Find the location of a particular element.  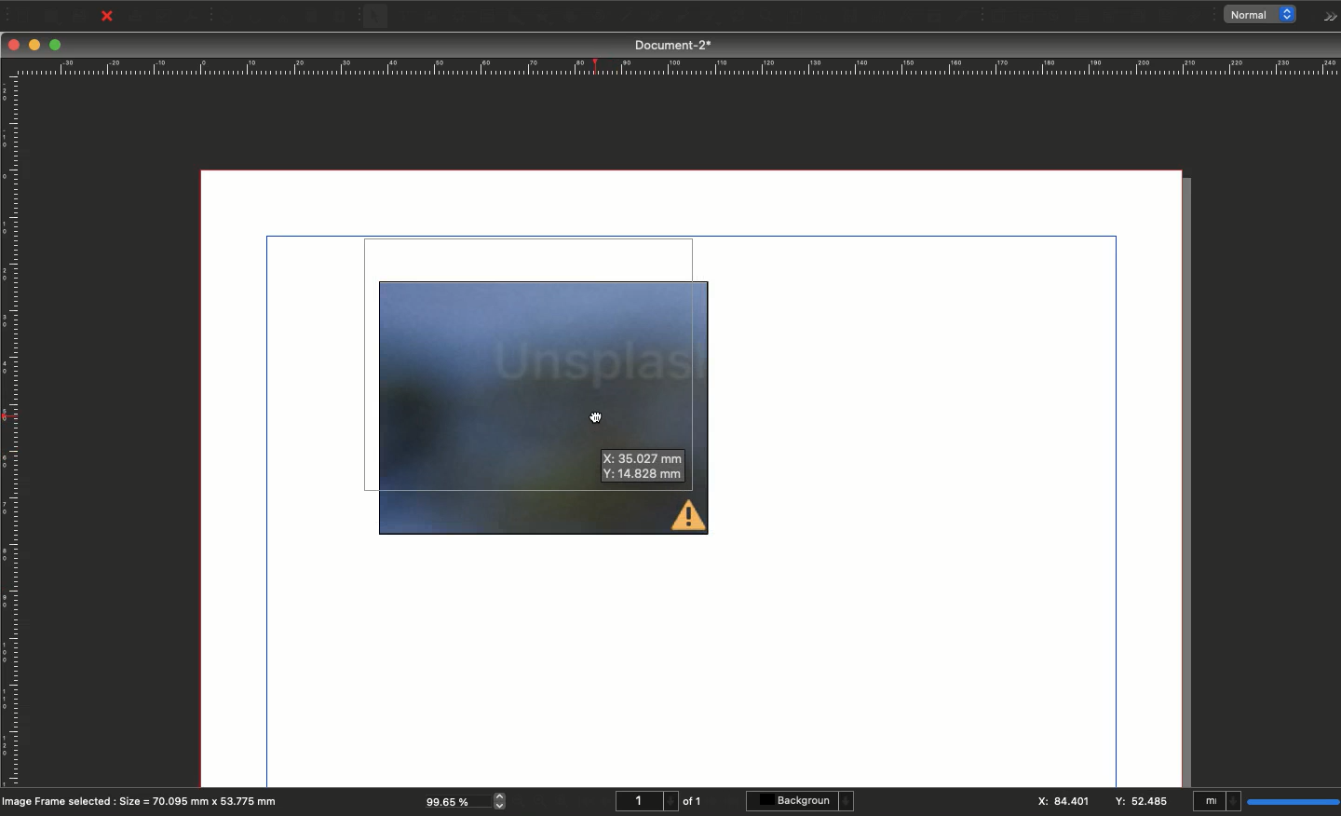

Text frame is located at coordinates (403, 19).